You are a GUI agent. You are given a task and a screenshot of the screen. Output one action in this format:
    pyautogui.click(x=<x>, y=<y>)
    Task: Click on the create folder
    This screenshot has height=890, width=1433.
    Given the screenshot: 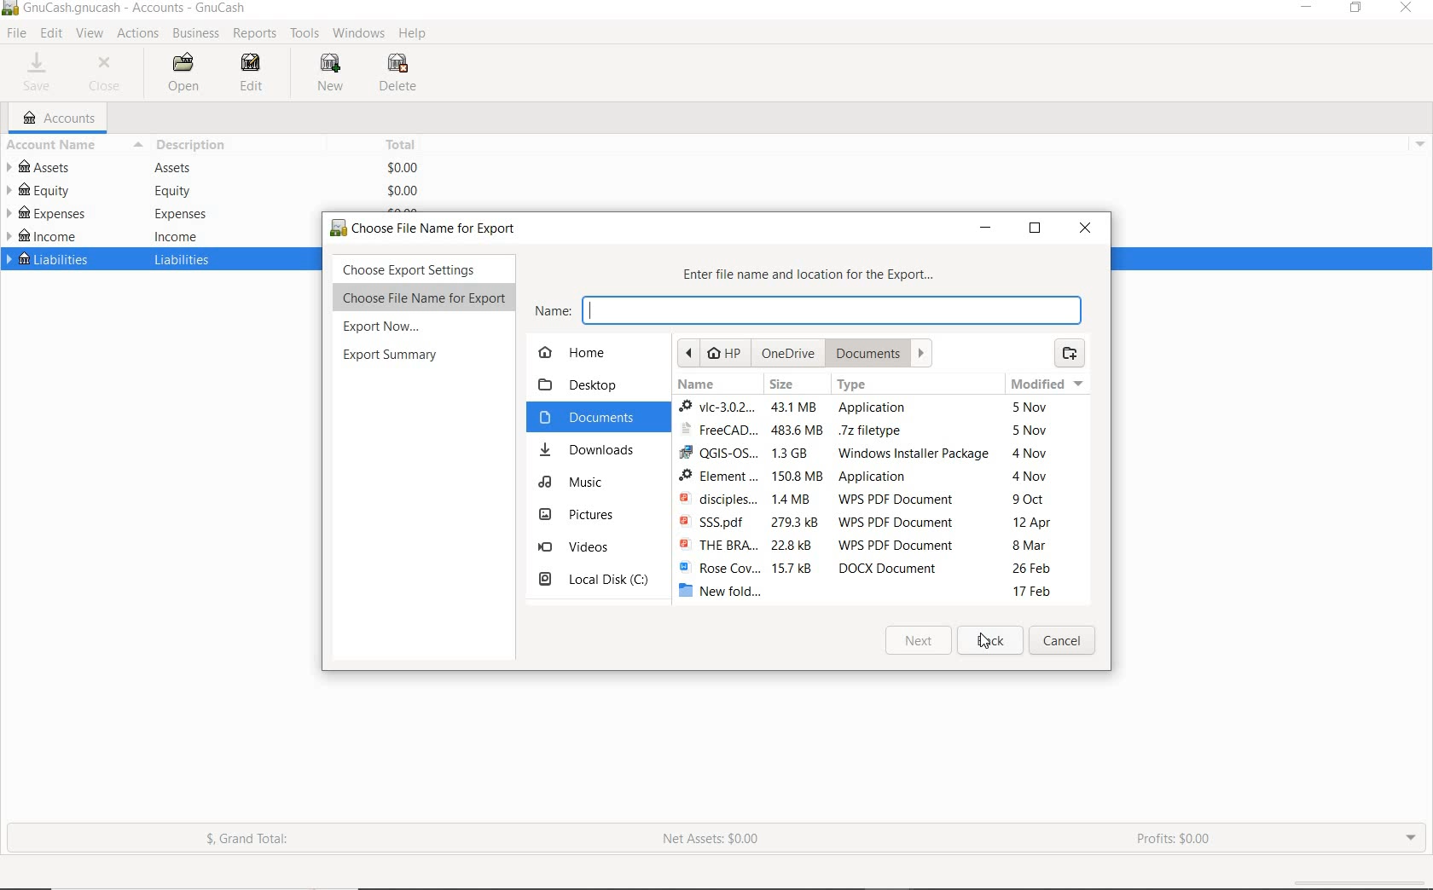 What is the action you would take?
    pyautogui.click(x=1071, y=354)
    